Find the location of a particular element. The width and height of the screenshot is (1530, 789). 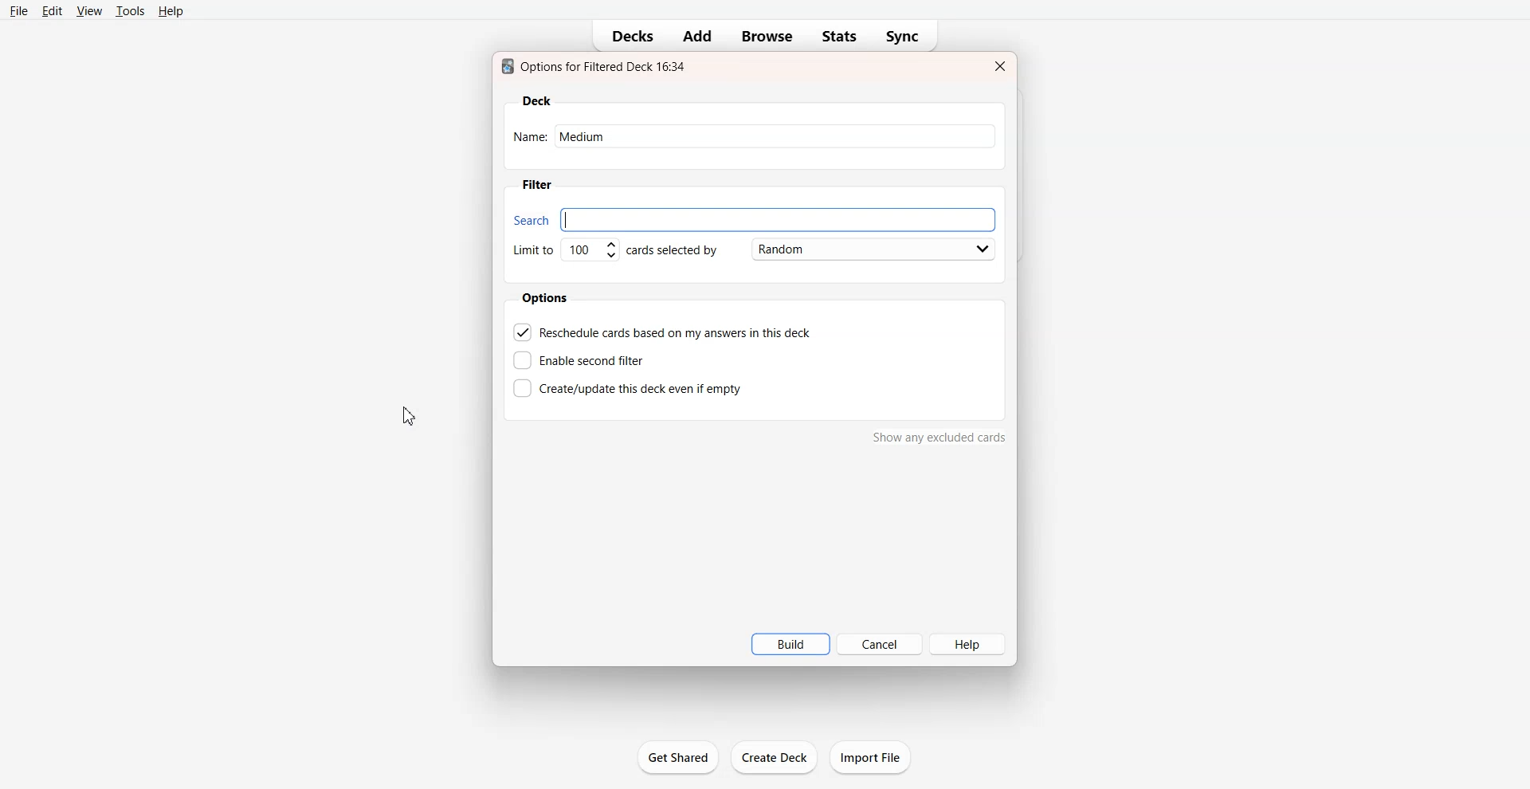

get shared is located at coordinates (681, 760).